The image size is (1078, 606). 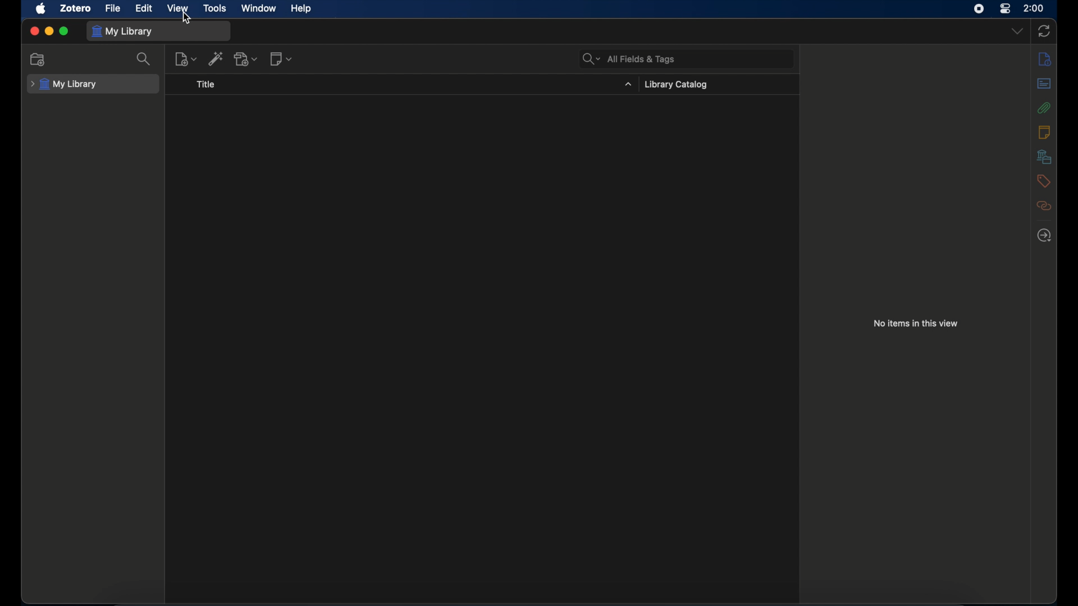 I want to click on libraries, so click(x=1045, y=158).